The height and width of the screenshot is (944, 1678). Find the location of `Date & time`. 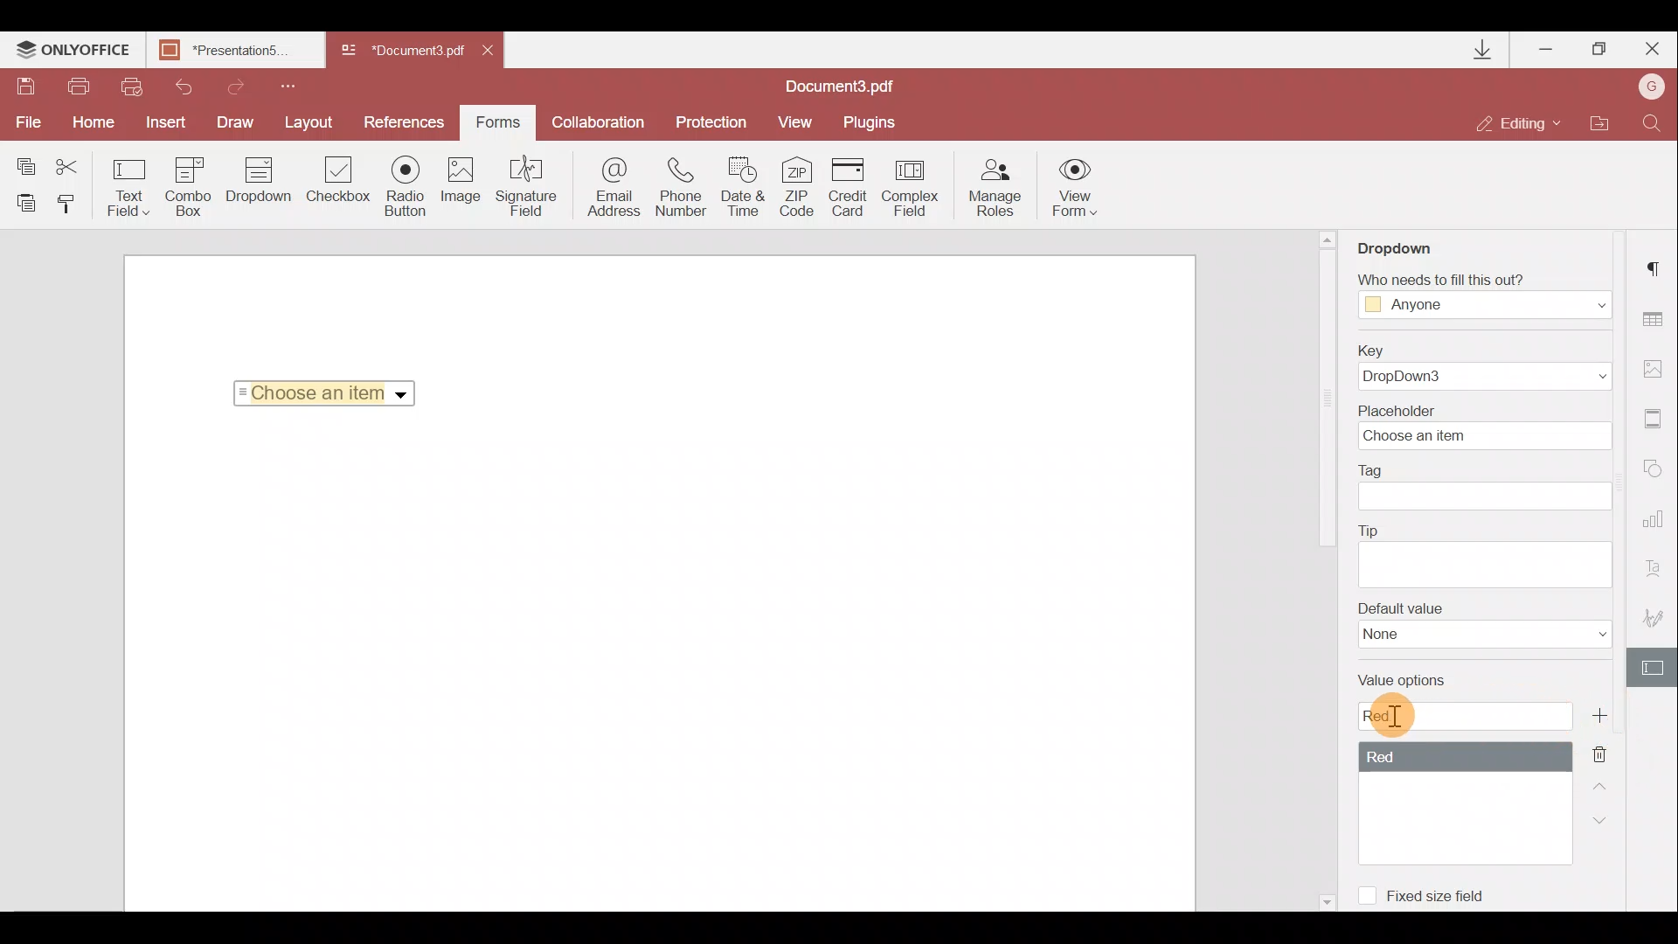

Date & time is located at coordinates (746, 187).